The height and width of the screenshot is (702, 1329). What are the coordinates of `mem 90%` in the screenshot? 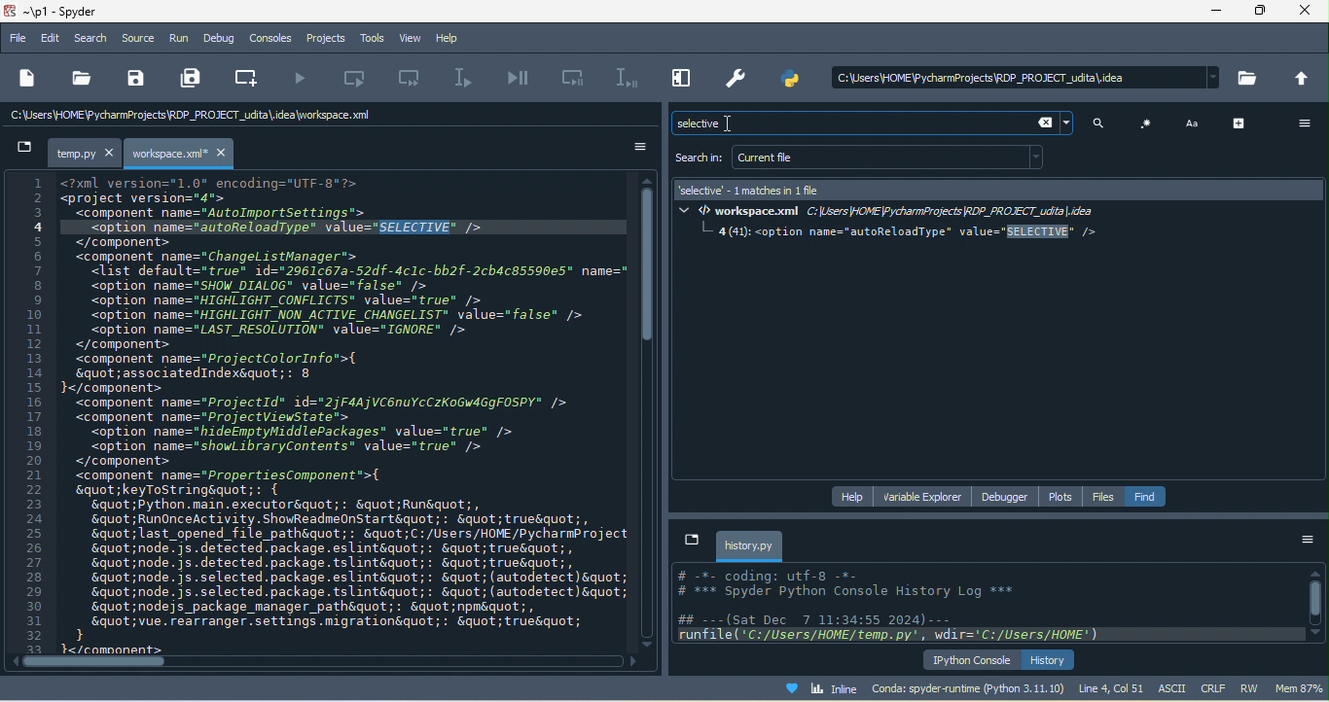 It's located at (1300, 687).